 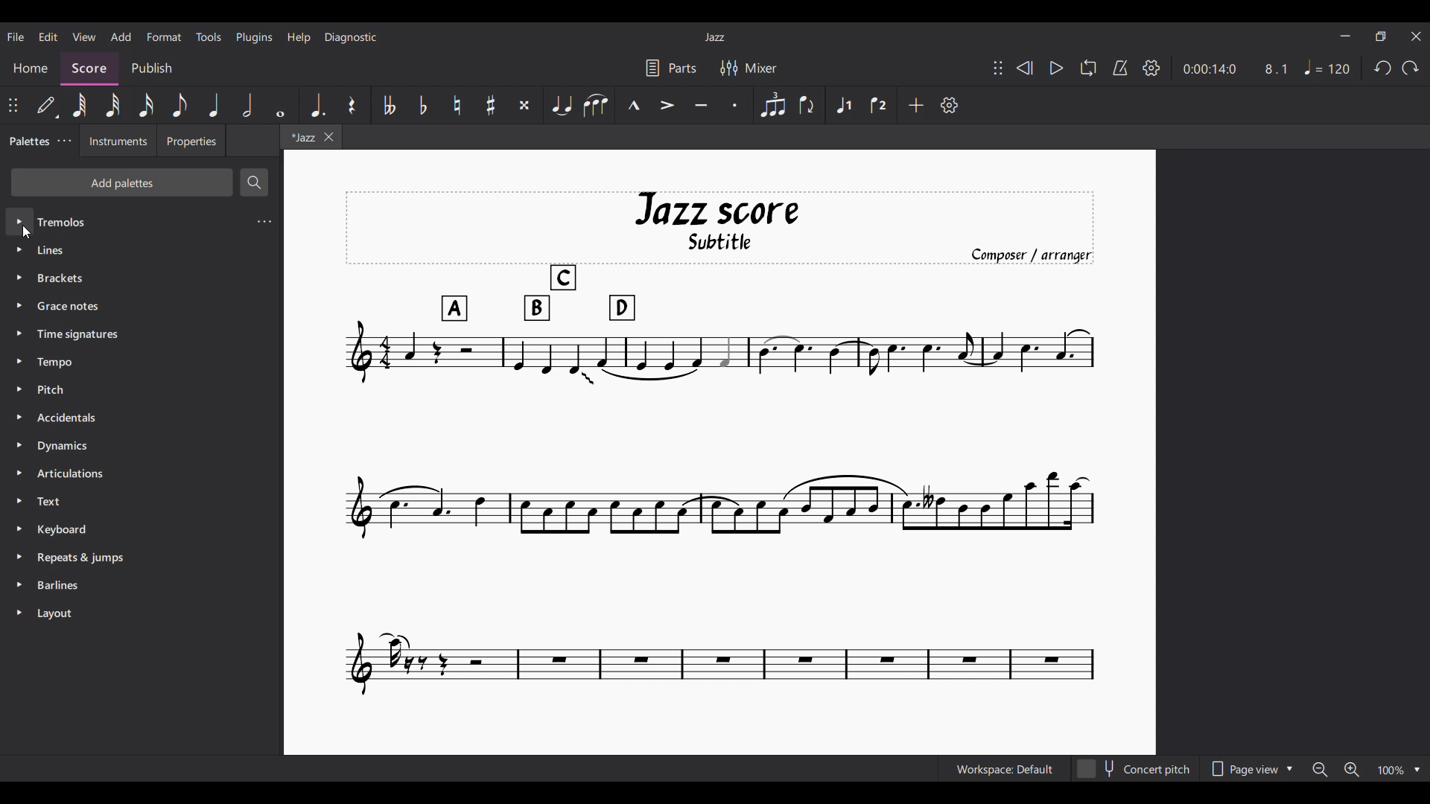 I want to click on Instruments, so click(x=118, y=140).